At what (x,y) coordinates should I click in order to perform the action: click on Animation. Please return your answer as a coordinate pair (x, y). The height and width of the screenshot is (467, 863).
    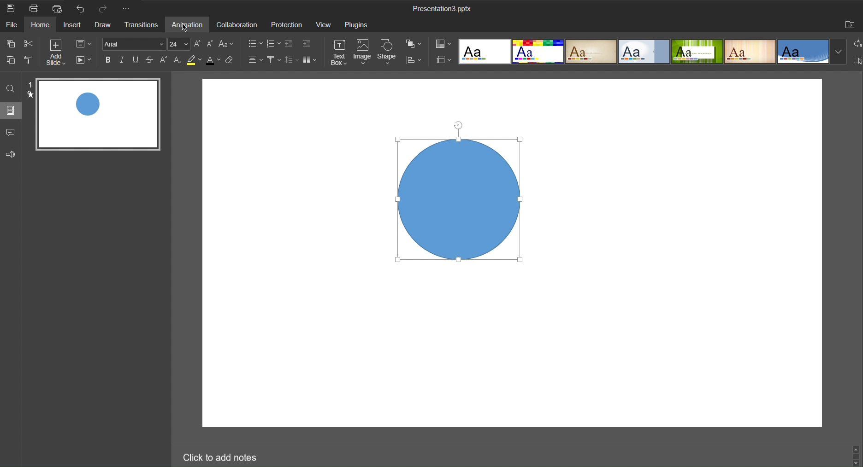
    Looking at the image, I should click on (189, 25).